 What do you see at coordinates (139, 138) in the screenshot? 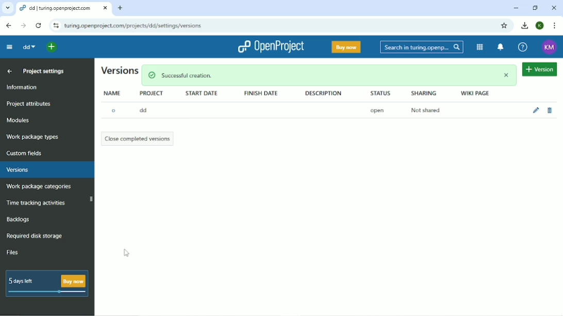
I see `Close completed versions` at bounding box center [139, 138].